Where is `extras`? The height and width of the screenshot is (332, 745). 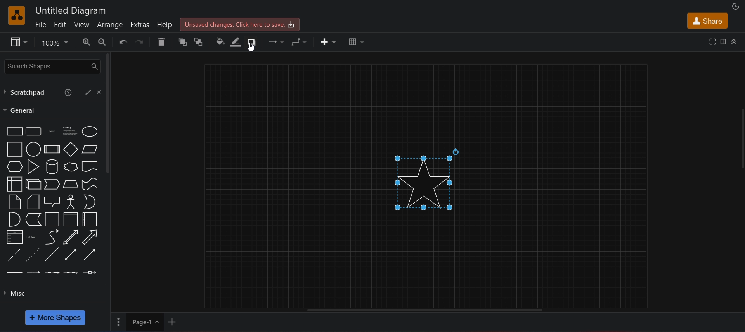
extras is located at coordinates (141, 23).